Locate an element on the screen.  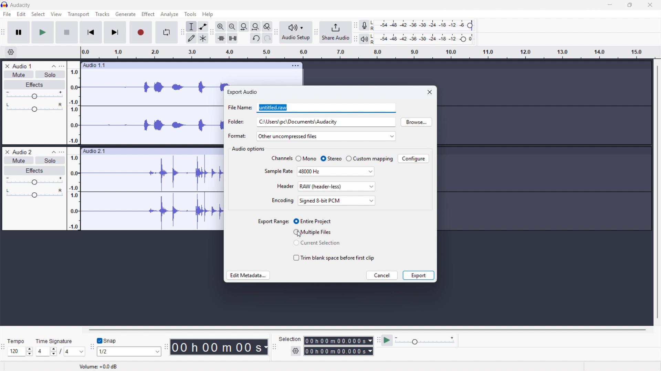
Pause is located at coordinates (19, 32).